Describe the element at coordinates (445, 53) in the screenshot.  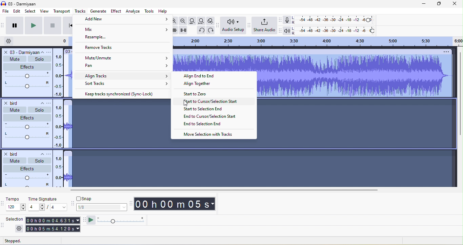
I see `option` at that location.